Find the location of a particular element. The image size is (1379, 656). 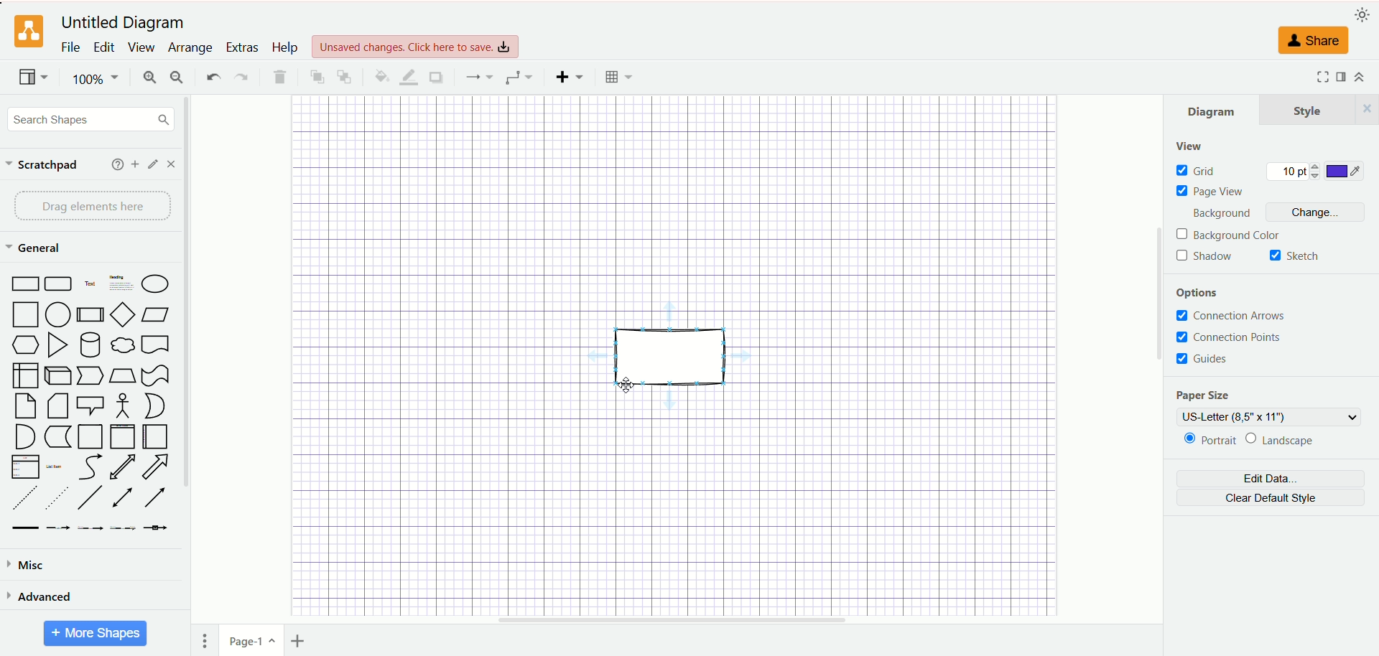

sketch is located at coordinates (1298, 256).